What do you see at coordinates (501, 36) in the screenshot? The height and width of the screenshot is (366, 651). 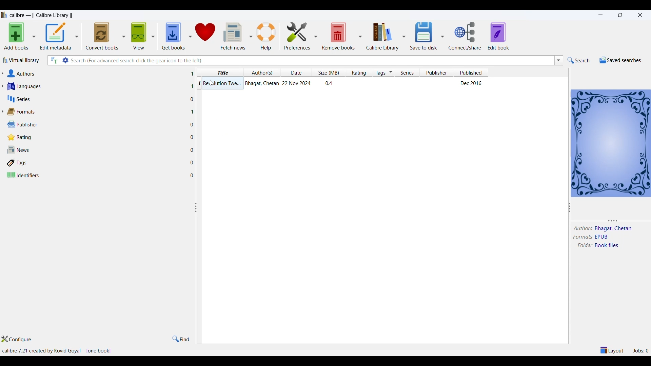 I see `edit book` at bounding box center [501, 36].